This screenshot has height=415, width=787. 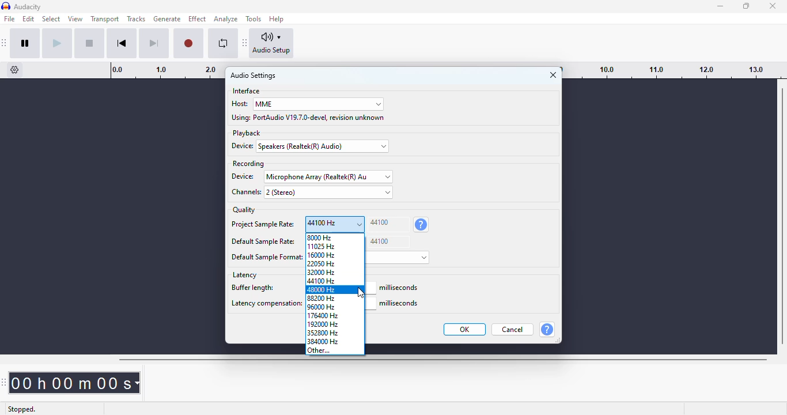 I want to click on select device, so click(x=324, y=146).